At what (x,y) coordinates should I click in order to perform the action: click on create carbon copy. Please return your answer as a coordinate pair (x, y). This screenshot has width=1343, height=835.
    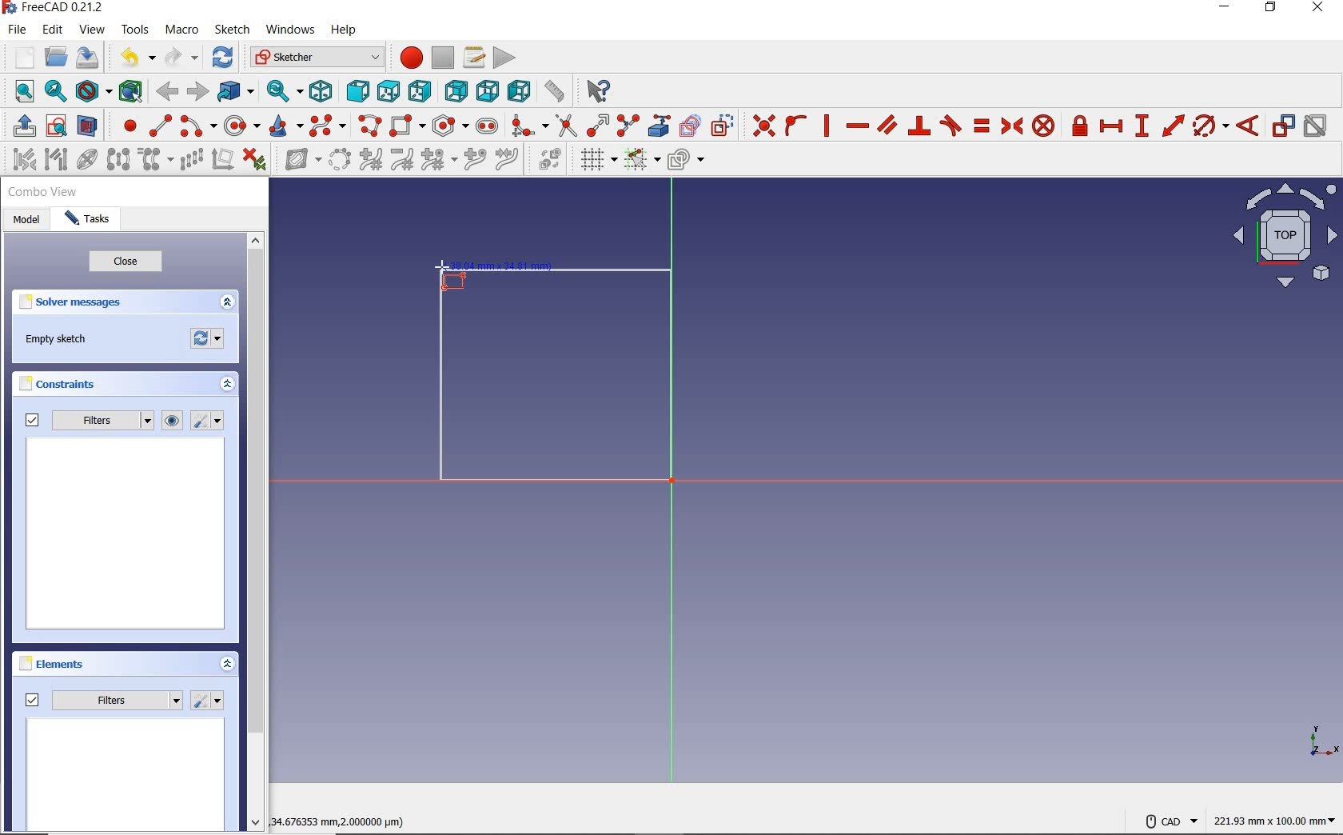
    Looking at the image, I should click on (691, 126).